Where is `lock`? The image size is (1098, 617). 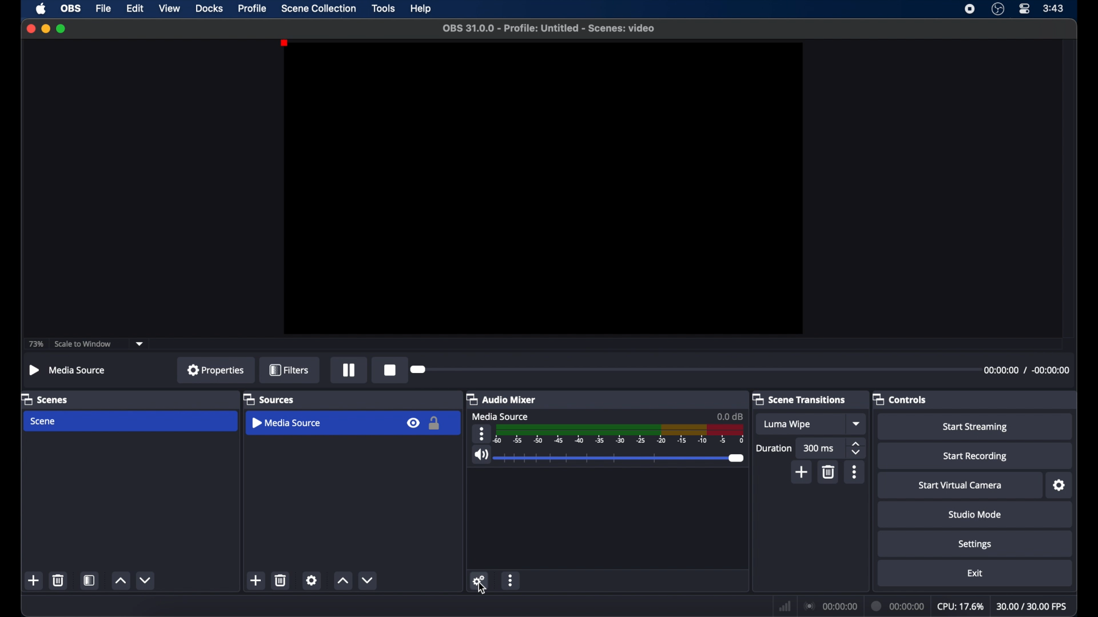
lock is located at coordinates (436, 423).